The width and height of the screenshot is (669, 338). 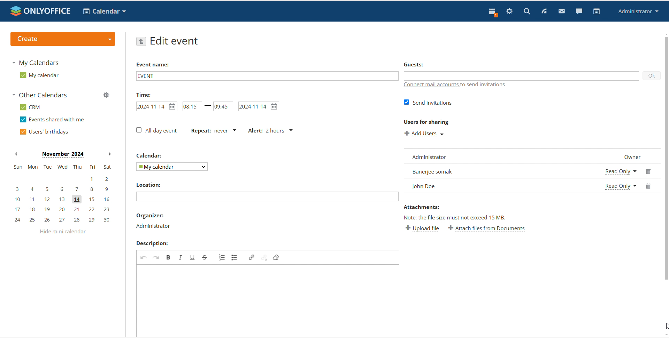 I want to click on add locaton, so click(x=267, y=196).